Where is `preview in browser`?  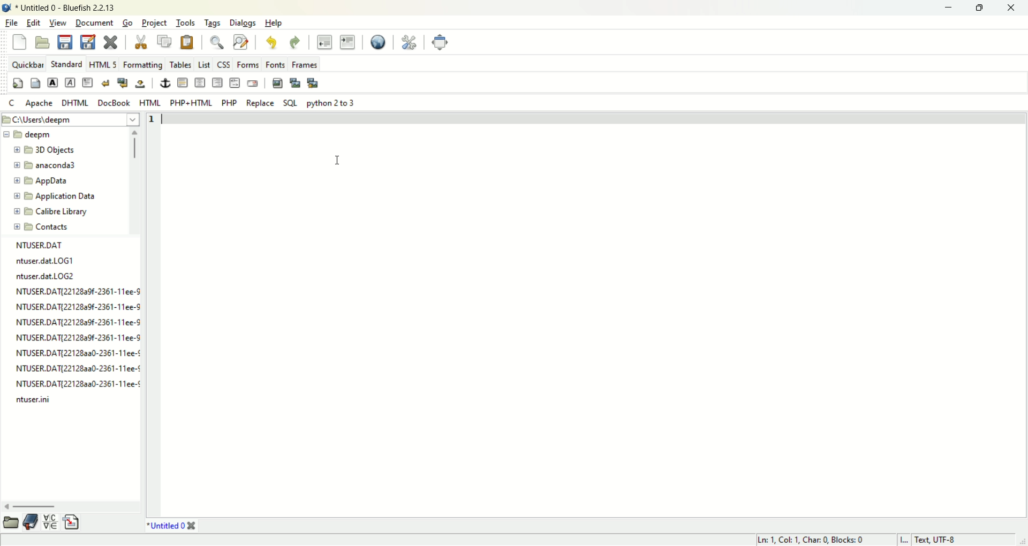 preview in browser is located at coordinates (375, 41).